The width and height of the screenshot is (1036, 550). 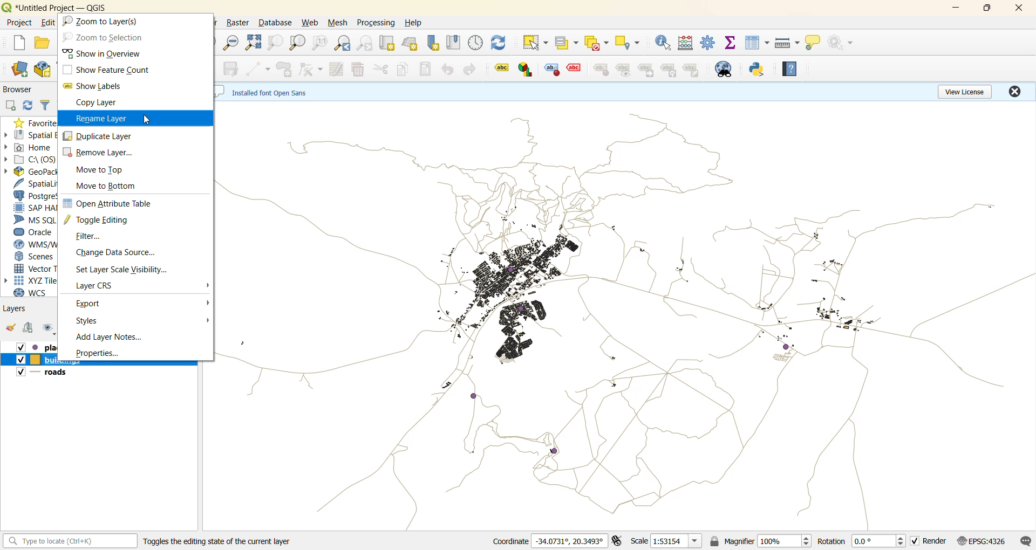 I want to click on zoom to selection, so click(x=107, y=37).